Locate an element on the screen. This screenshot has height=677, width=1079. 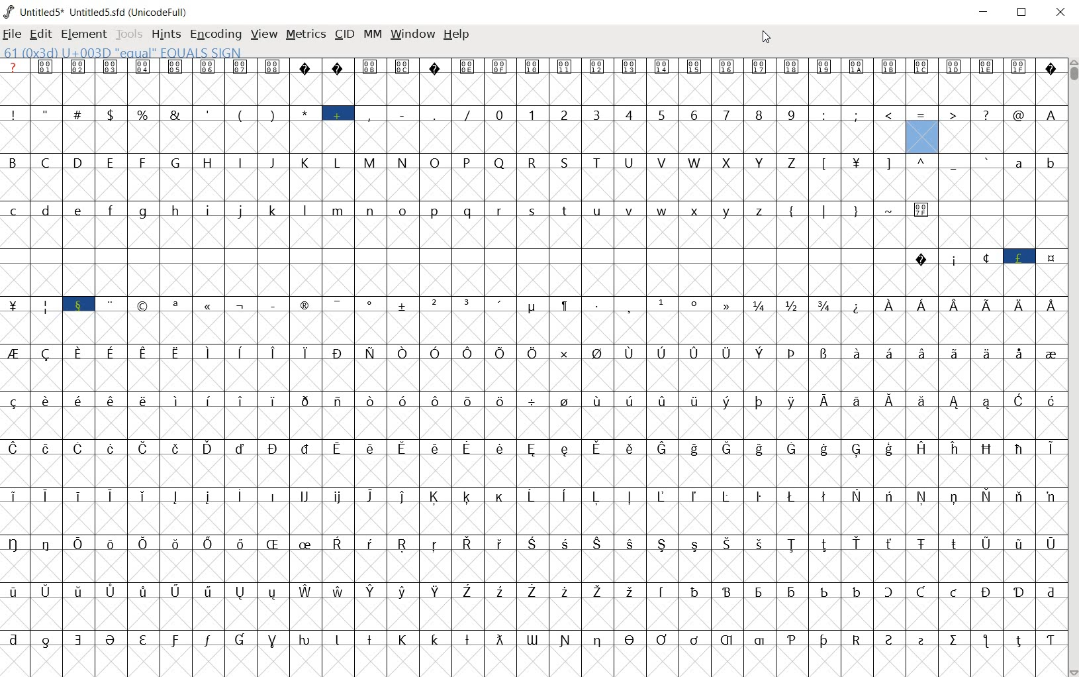
file is located at coordinates (11, 35).